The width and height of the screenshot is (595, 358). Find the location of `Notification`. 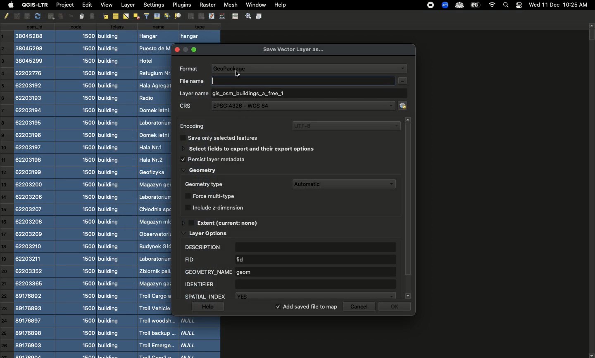

Notification is located at coordinates (519, 5).